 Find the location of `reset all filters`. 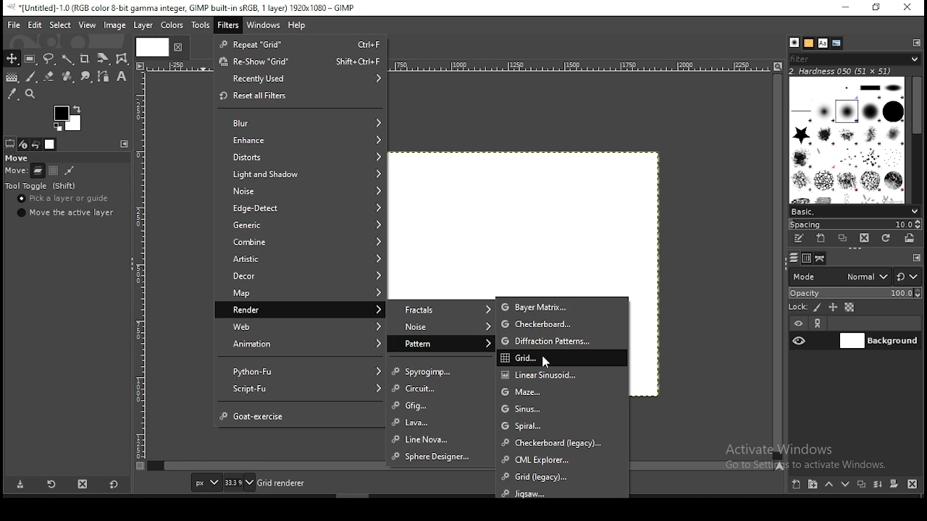

reset all filters is located at coordinates (301, 97).